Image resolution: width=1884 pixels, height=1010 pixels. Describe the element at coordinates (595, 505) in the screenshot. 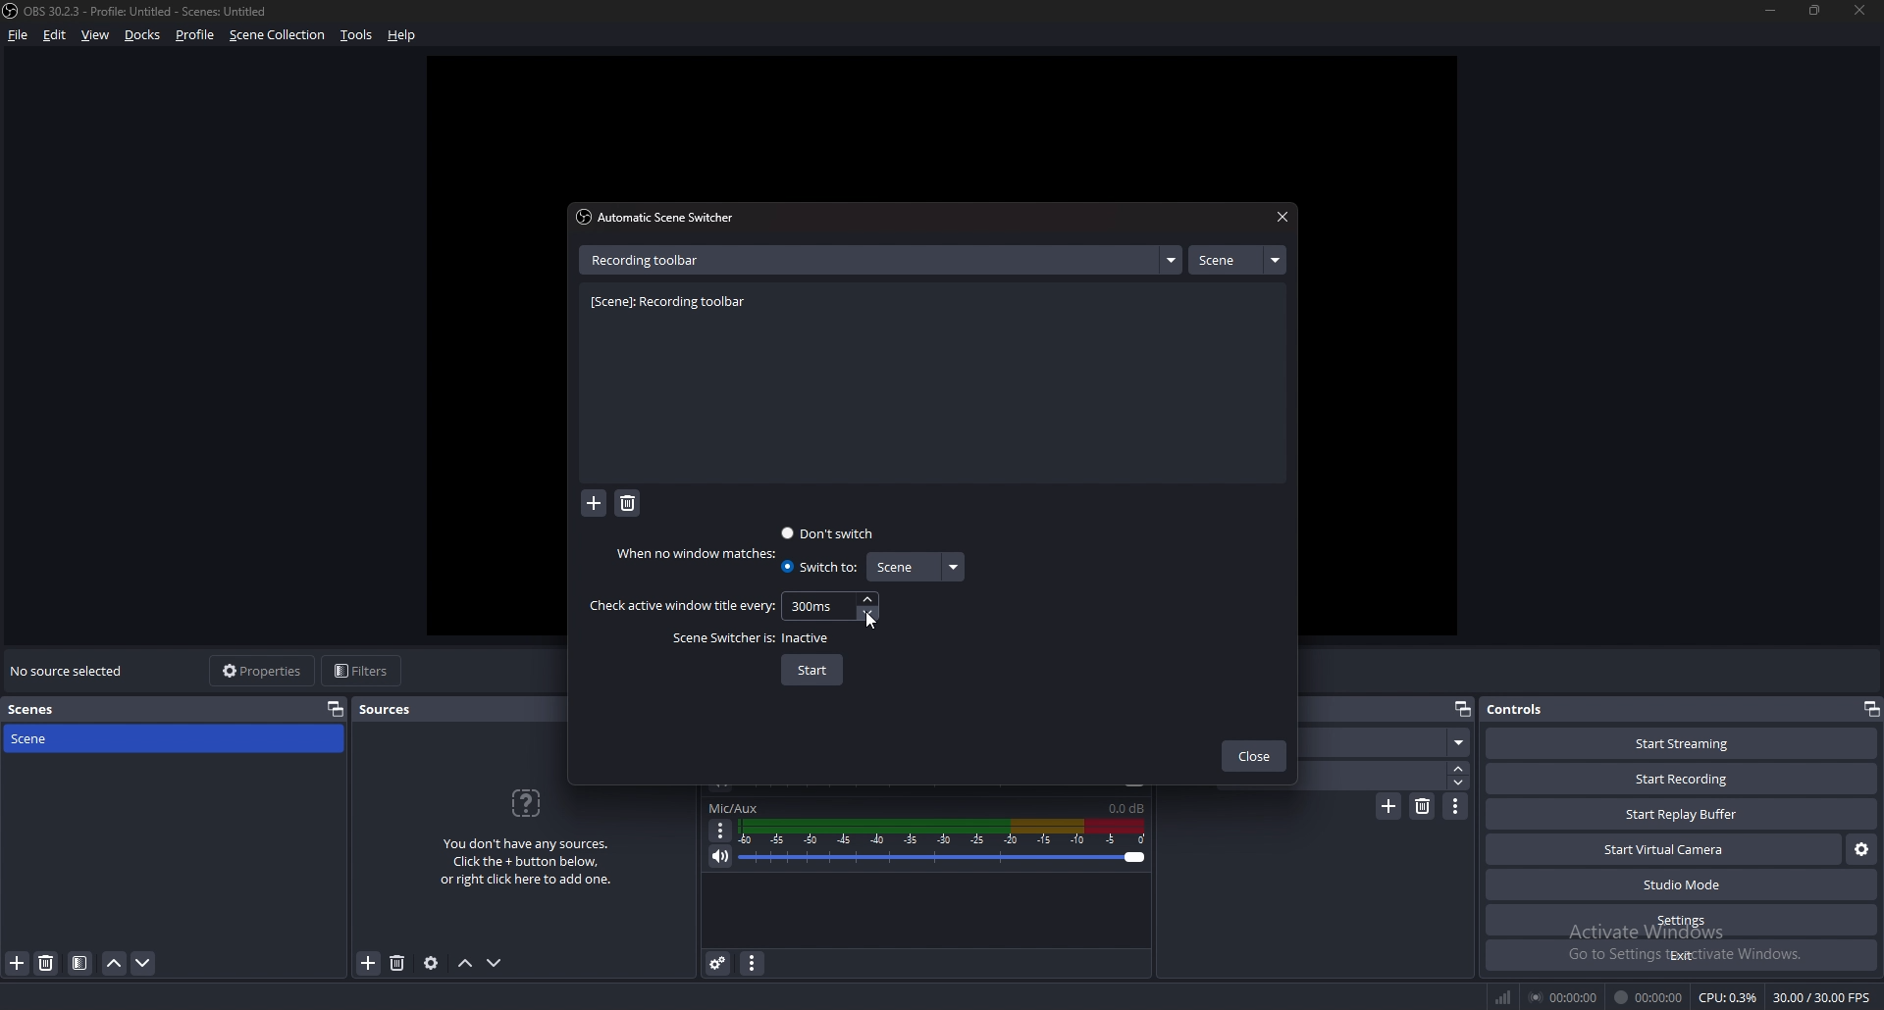

I see `add` at that location.